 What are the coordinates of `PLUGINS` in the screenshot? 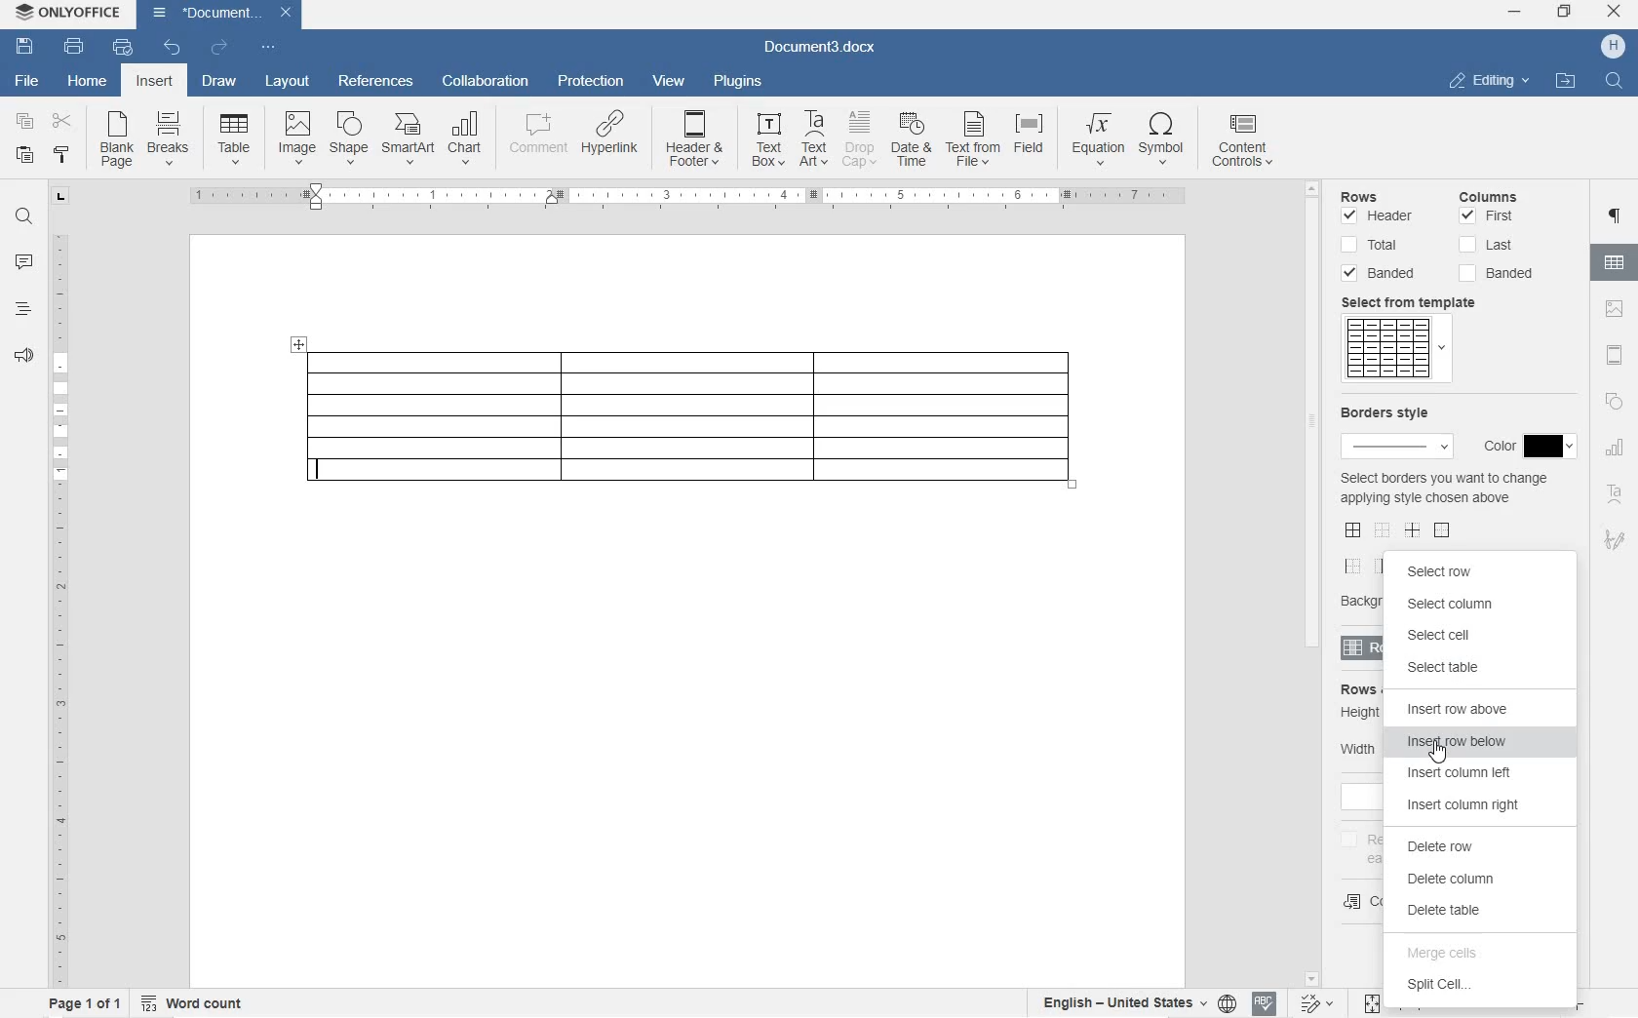 It's located at (739, 82).